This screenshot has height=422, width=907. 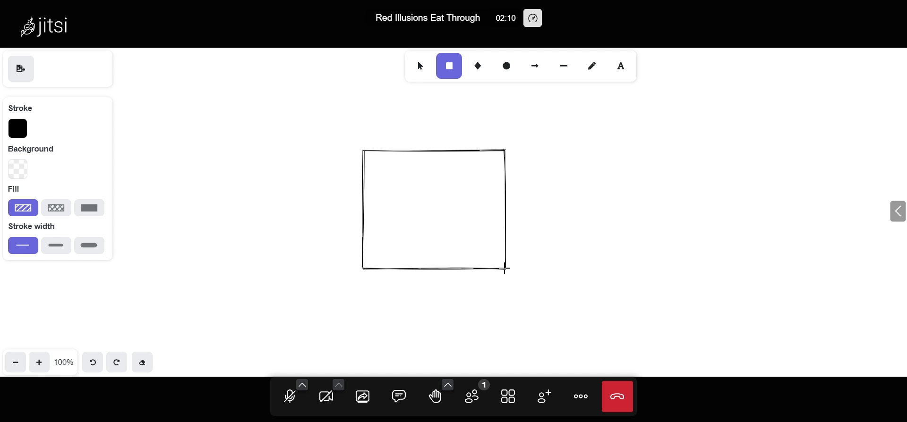 I want to click on object, so click(x=436, y=210).